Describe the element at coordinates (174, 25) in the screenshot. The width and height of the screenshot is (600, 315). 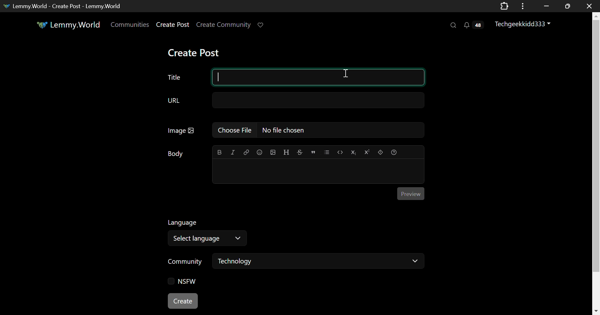
I see `Create Post` at that location.